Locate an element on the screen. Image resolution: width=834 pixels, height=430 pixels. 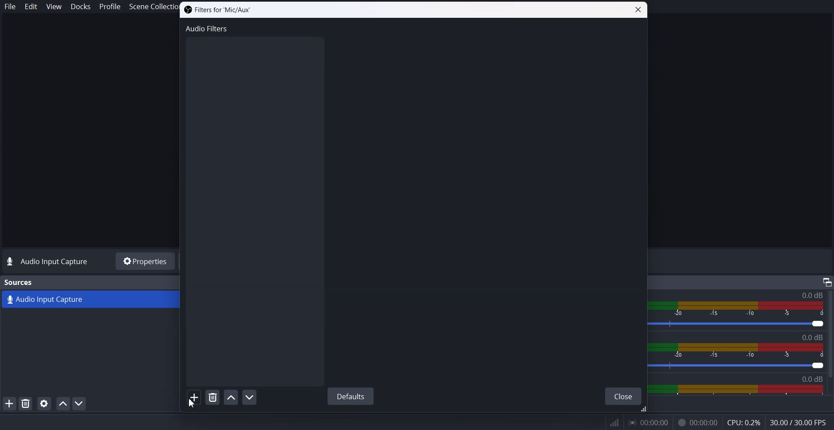
Audio Capture is located at coordinates (92, 300).